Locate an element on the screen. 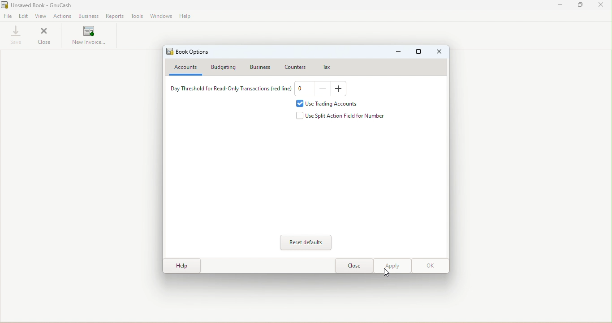 This screenshot has height=323, width=612. Day threshold for Read-only transactions (red line) is located at coordinates (229, 90).